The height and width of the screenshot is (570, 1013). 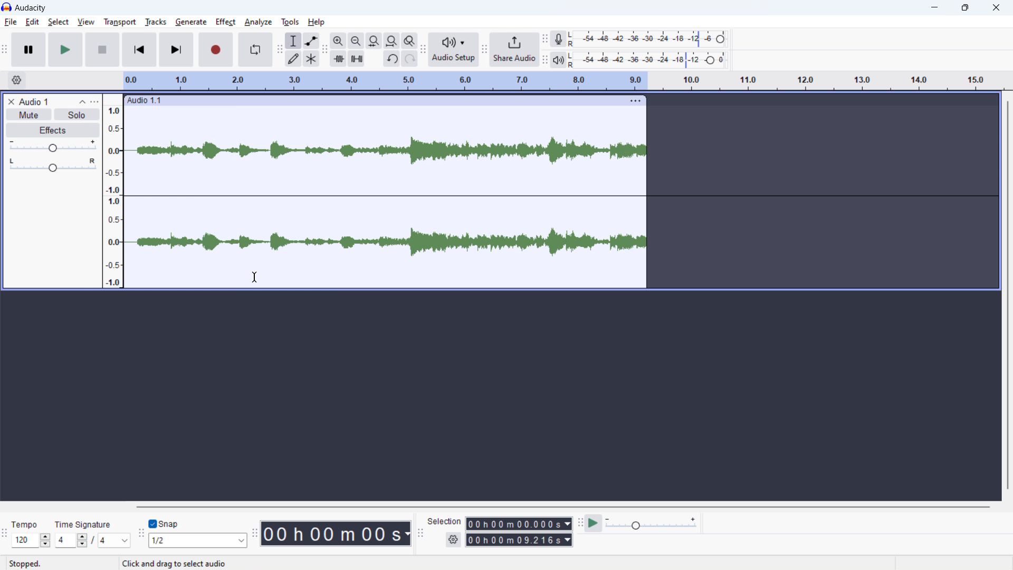 What do you see at coordinates (93, 540) in the screenshot?
I see `set time signature` at bounding box center [93, 540].